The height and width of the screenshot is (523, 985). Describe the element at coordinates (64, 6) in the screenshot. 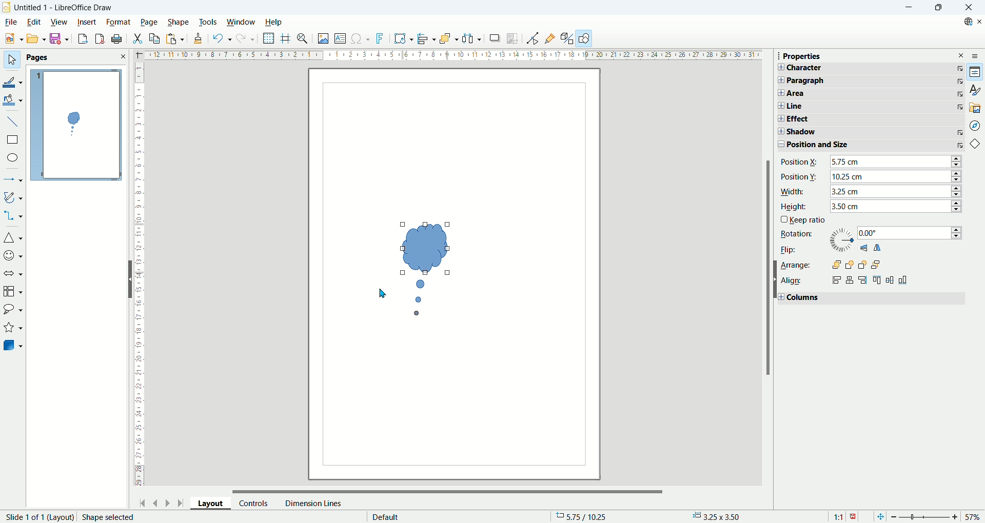

I see `Untitled 1 - LiberOffice Draw` at that location.